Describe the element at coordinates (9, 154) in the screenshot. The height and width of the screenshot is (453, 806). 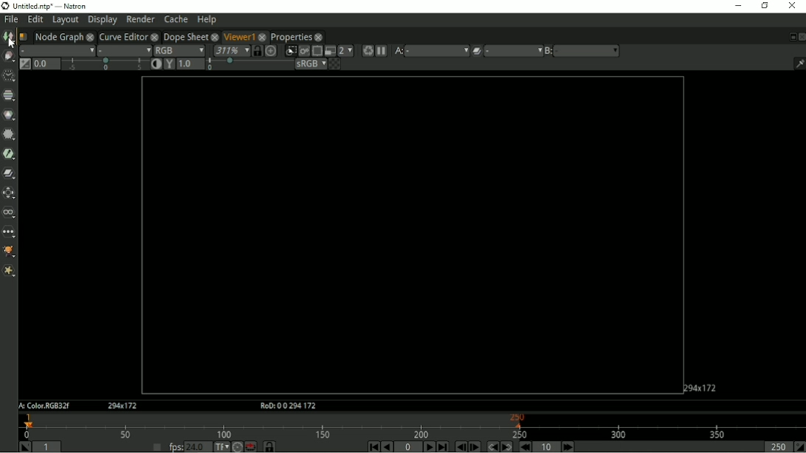
I see `Keyer` at that location.